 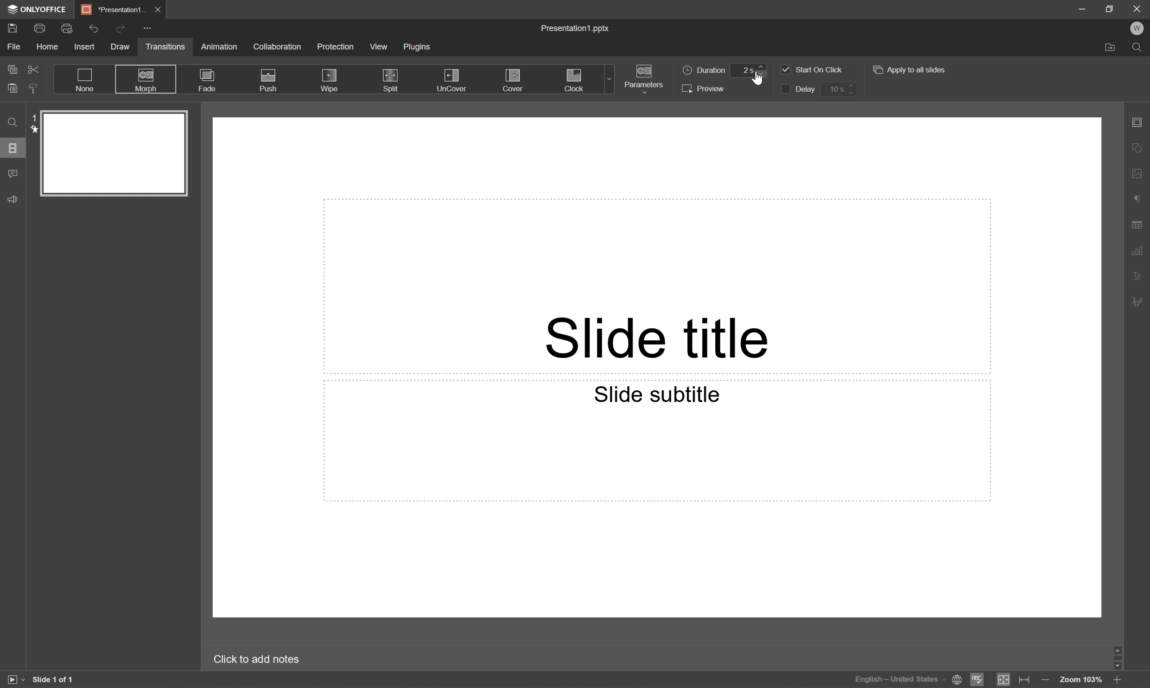 I want to click on Scroll Down, so click(x=1116, y=669).